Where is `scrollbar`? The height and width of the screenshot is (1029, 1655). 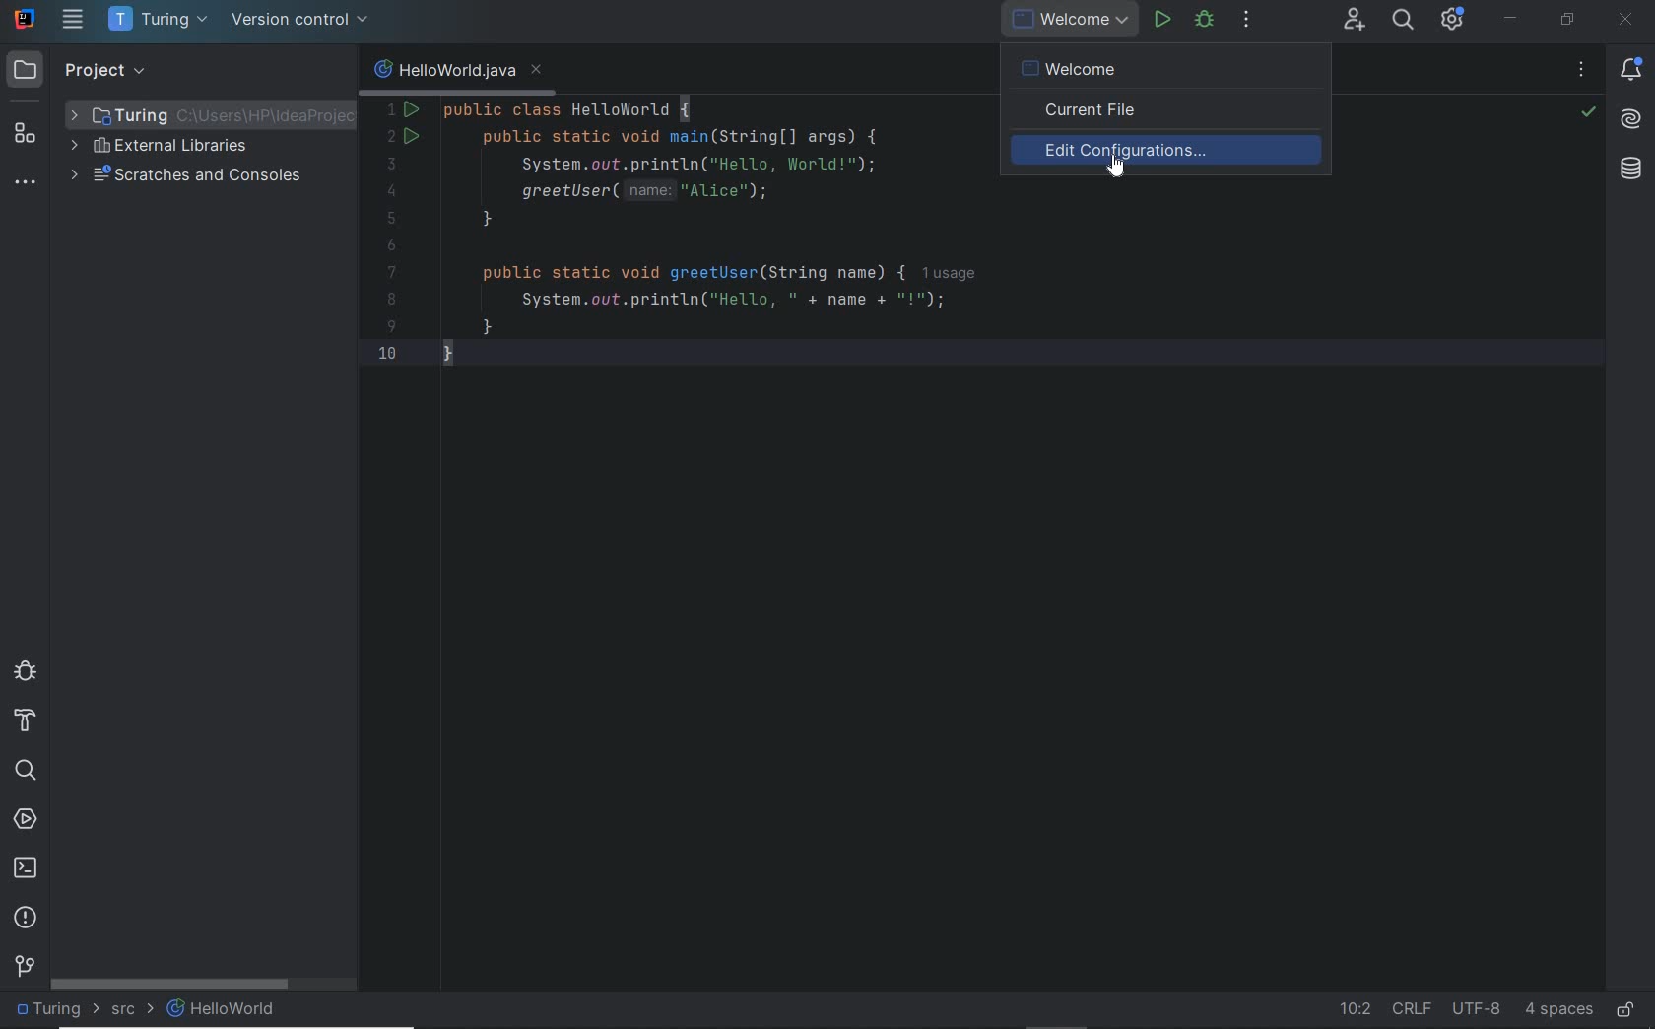 scrollbar is located at coordinates (170, 984).